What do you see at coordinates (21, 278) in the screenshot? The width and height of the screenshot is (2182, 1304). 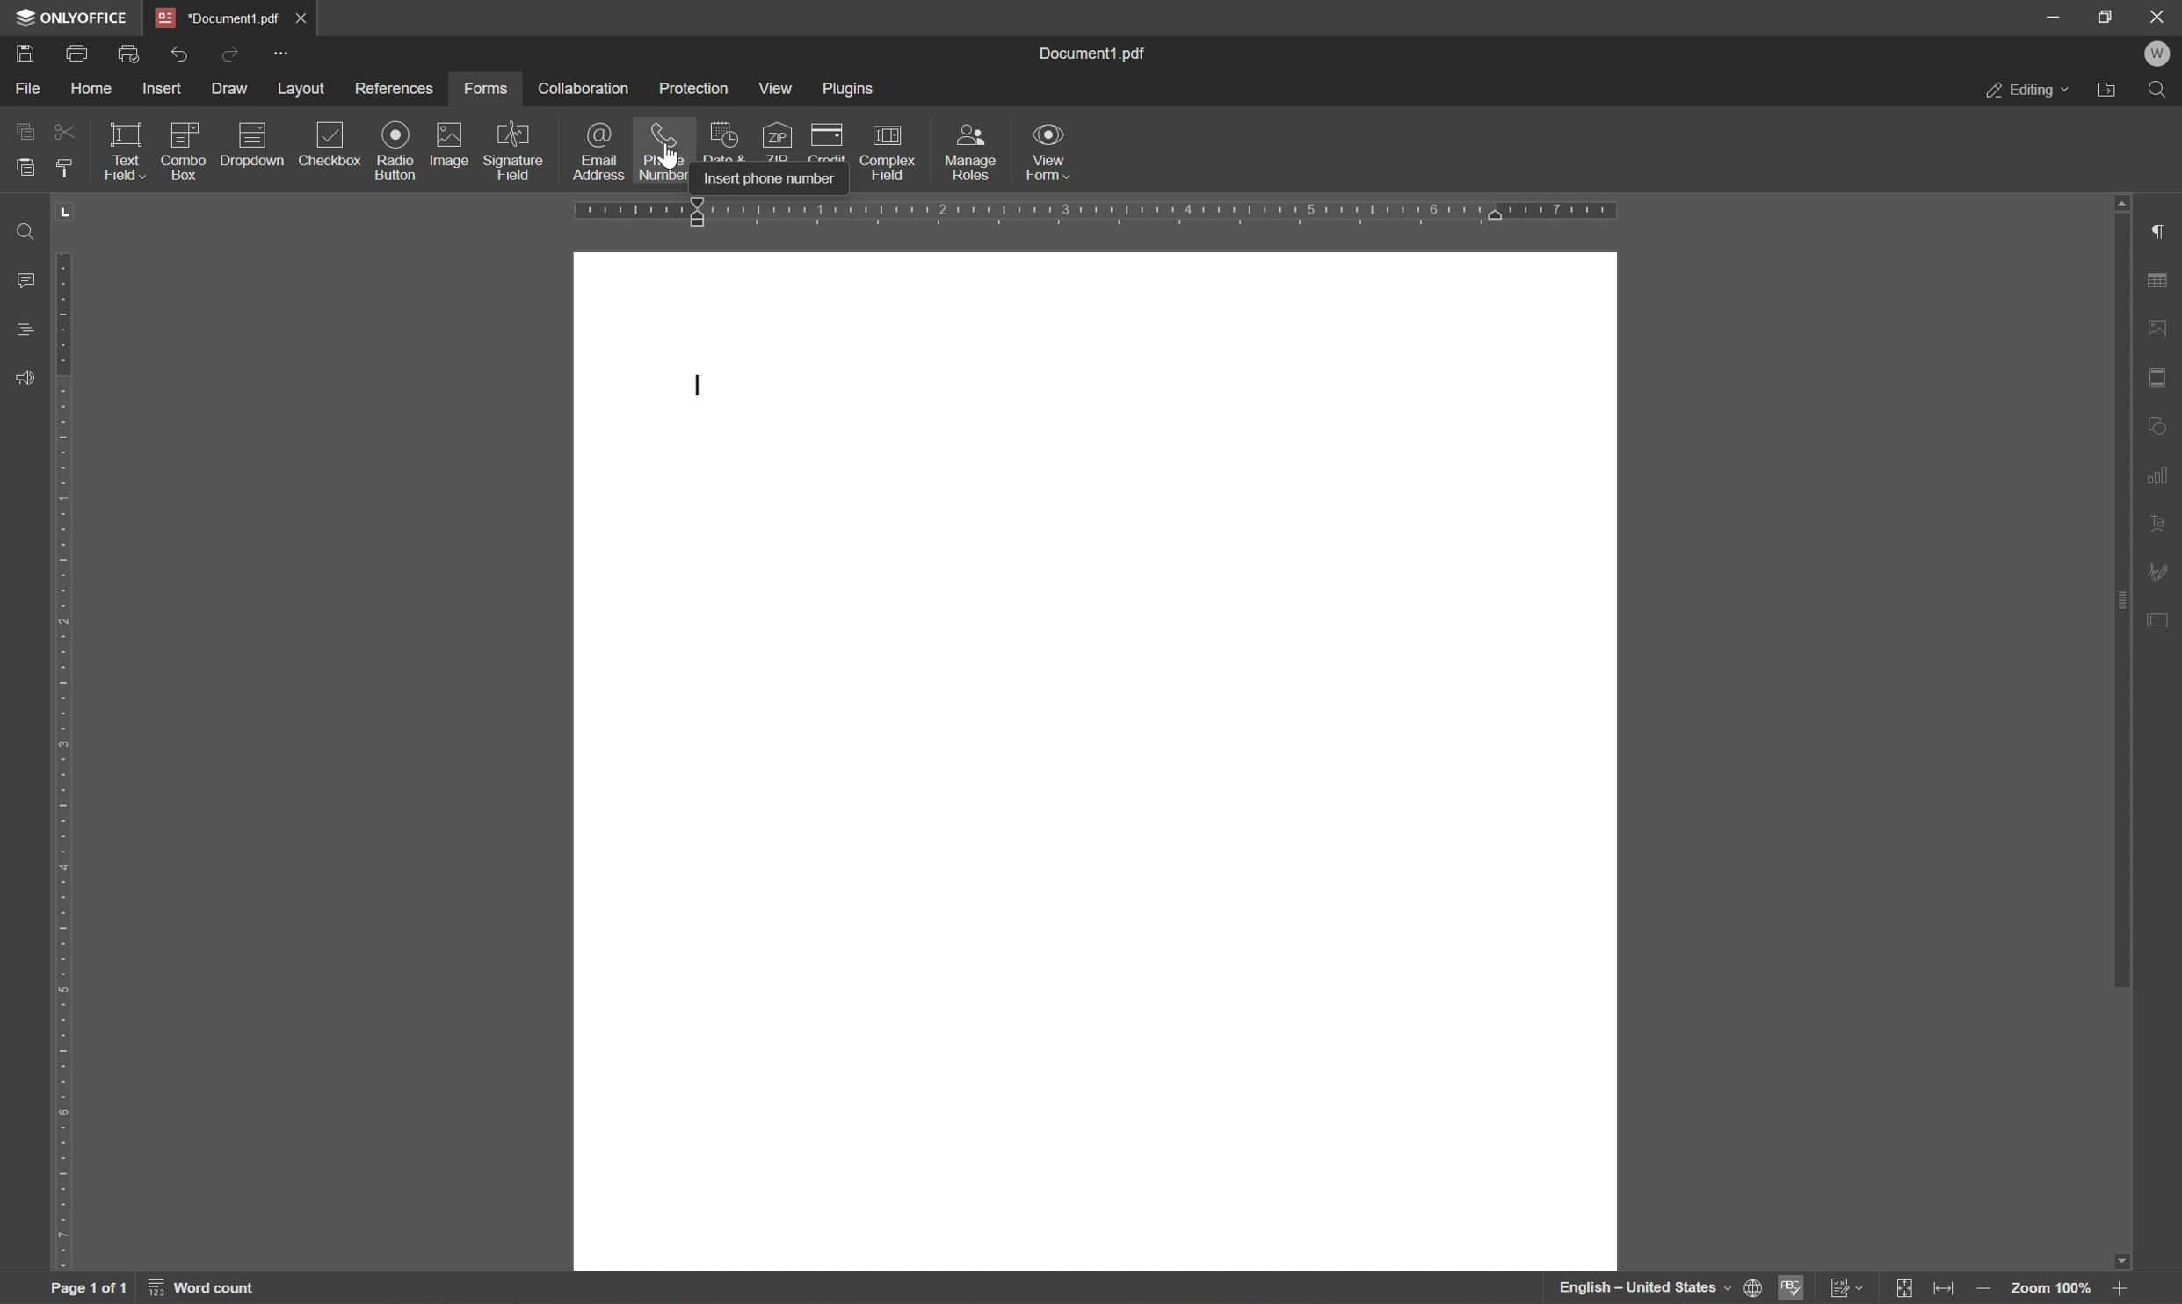 I see `comments` at bounding box center [21, 278].